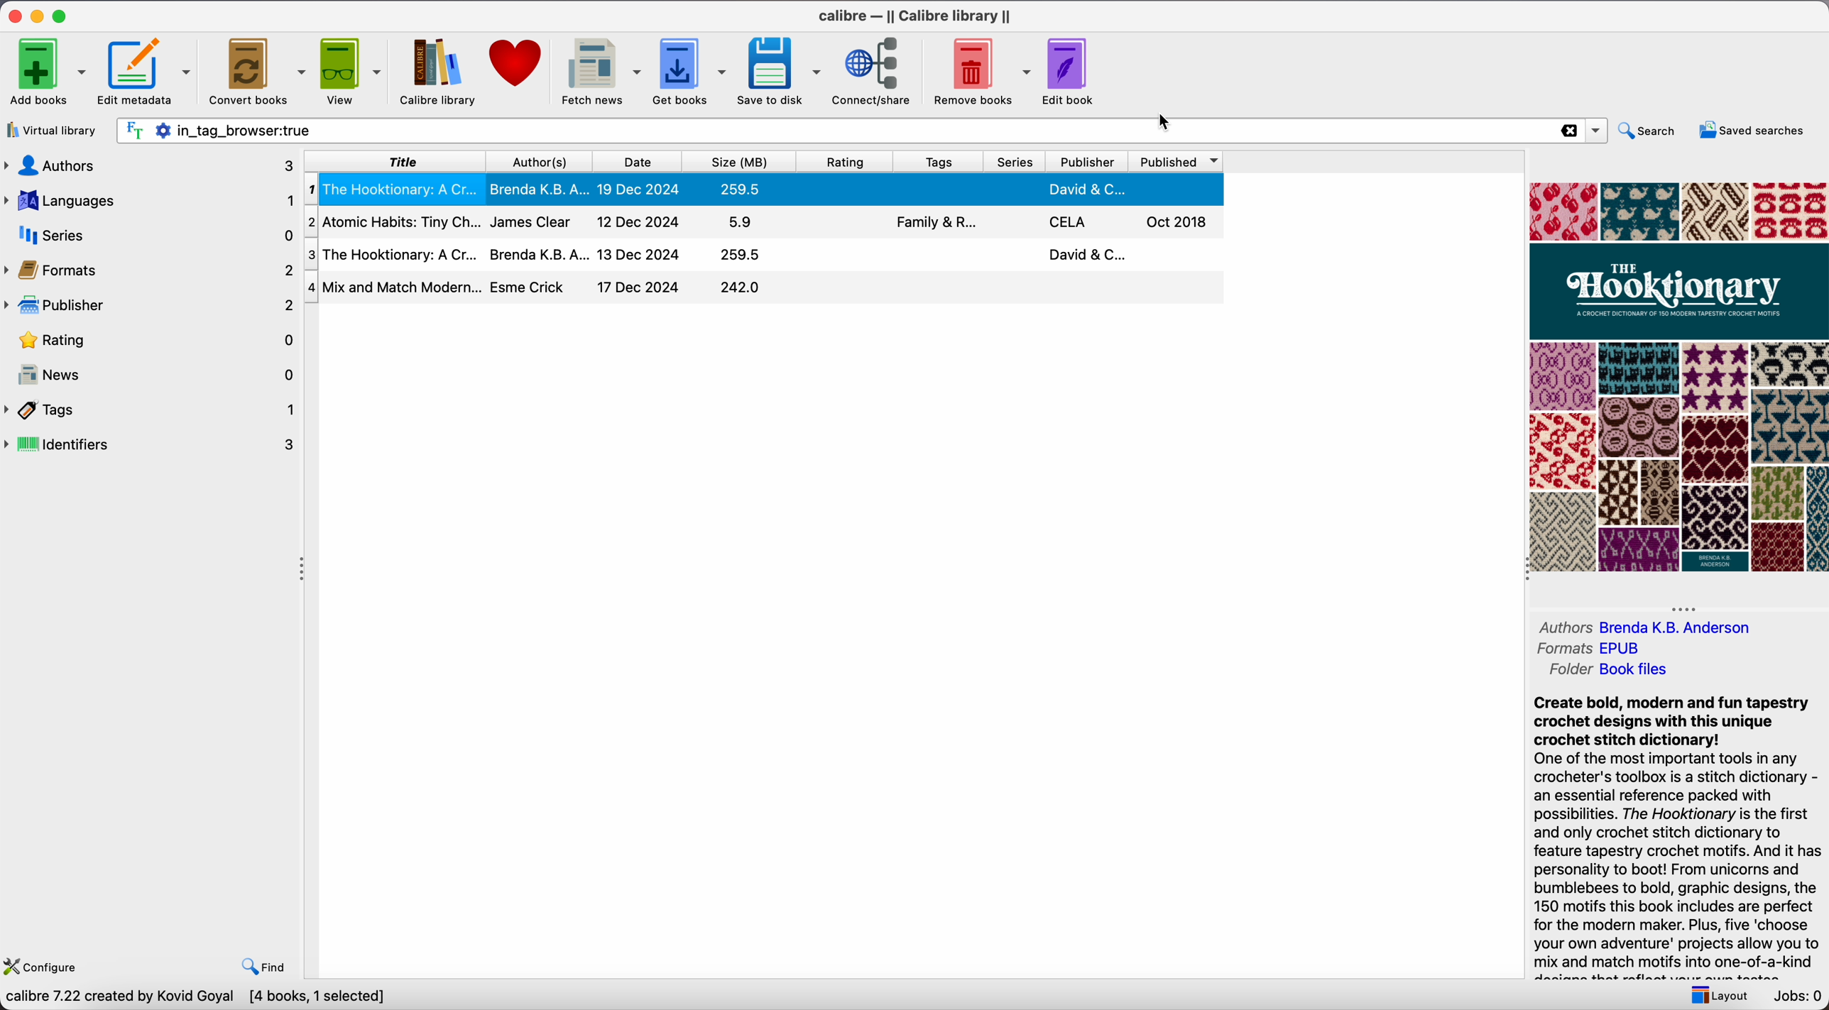 Image resolution: width=1829 pixels, height=1010 pixels. I want to click on Esme Crick, so click(530, 287).